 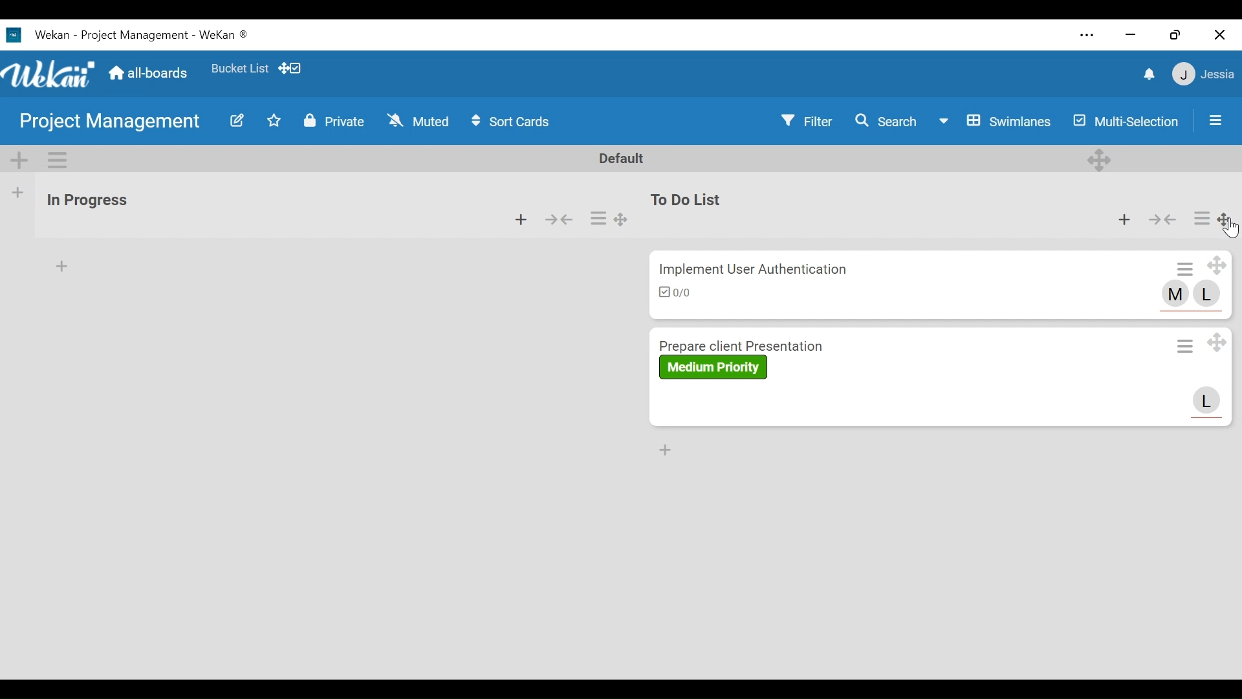 I want to click on Collapse, so click(x=1164, y=219).